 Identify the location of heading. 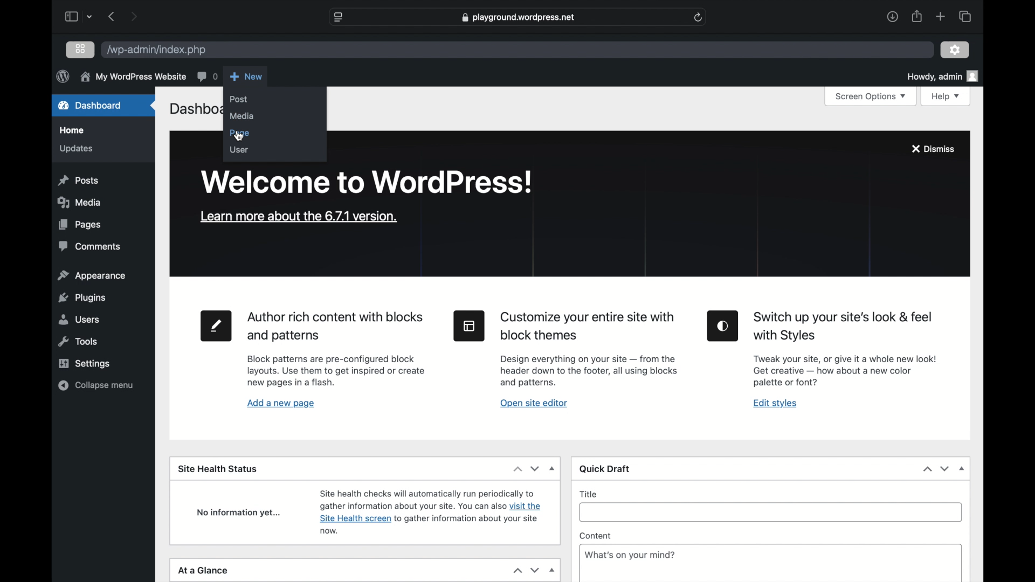
(844, 326).